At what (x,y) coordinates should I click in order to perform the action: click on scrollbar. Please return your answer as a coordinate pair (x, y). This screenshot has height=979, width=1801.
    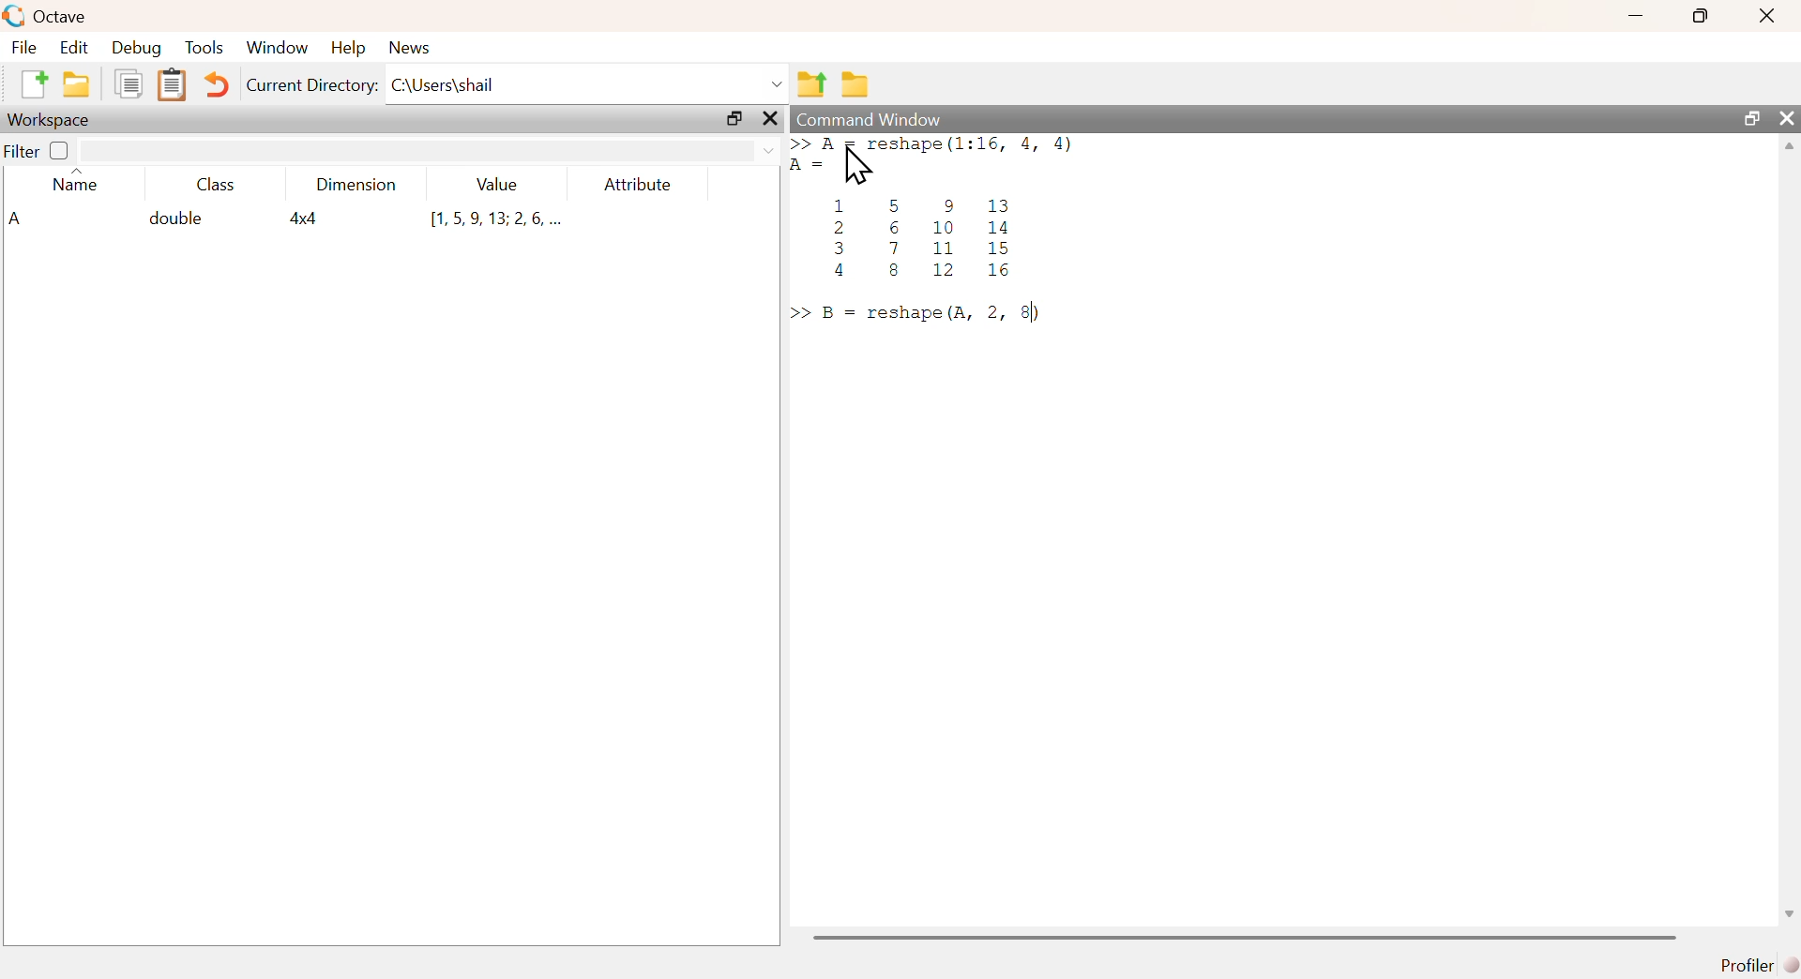
    Looking at the image, I should click on (1791, 537).